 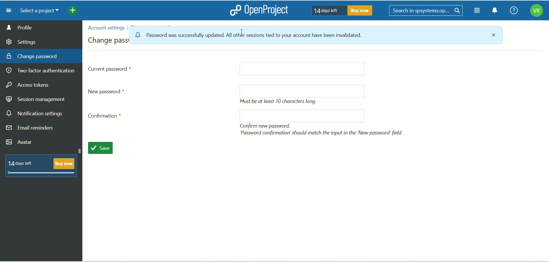 I want to click on add menu, so click(x=73, y=11).